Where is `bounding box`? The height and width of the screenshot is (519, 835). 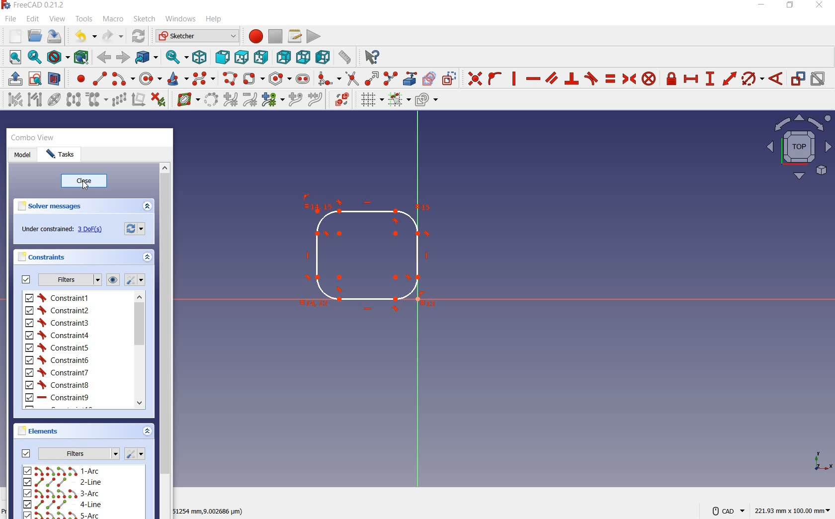
bounding box is located at coordinates (81, 56).